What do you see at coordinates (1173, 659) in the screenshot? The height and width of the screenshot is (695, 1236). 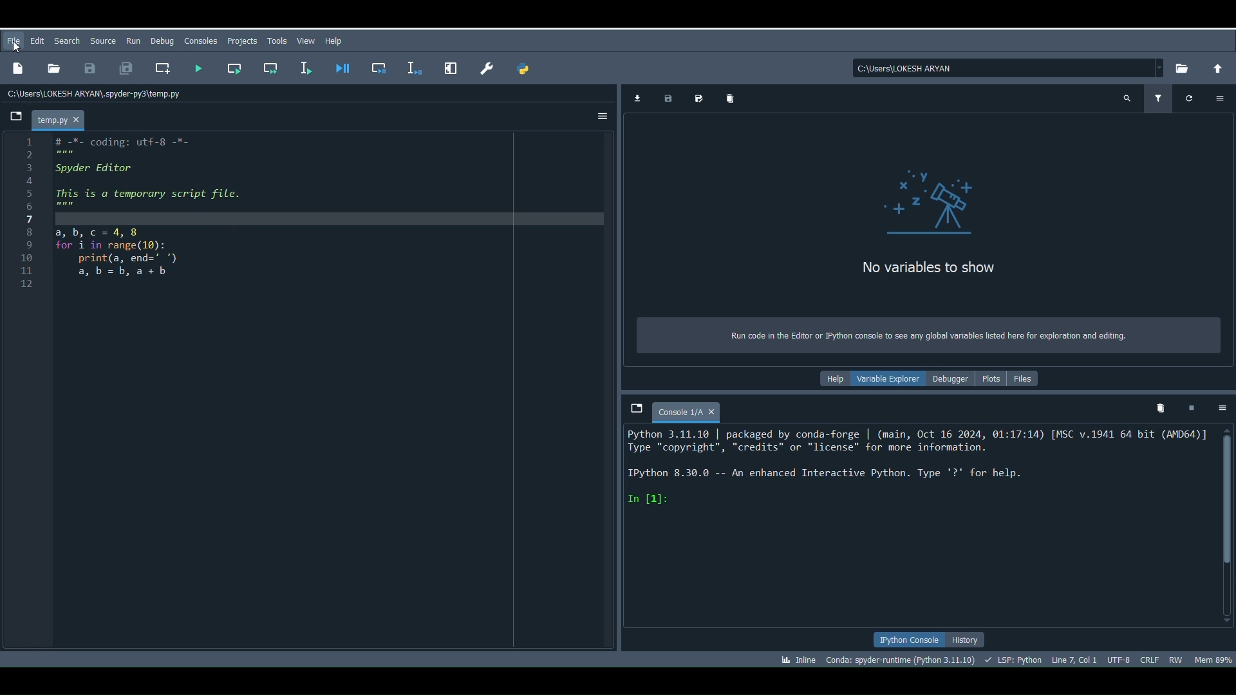 I see `File permissions` at bounding box center [1173, 659].